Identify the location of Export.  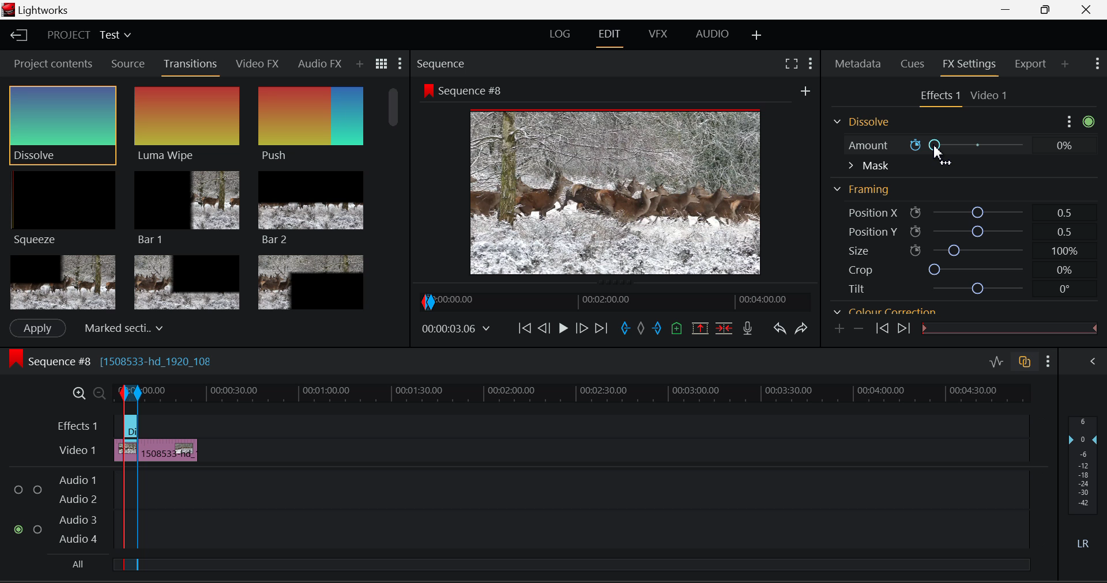
(1033, 64).